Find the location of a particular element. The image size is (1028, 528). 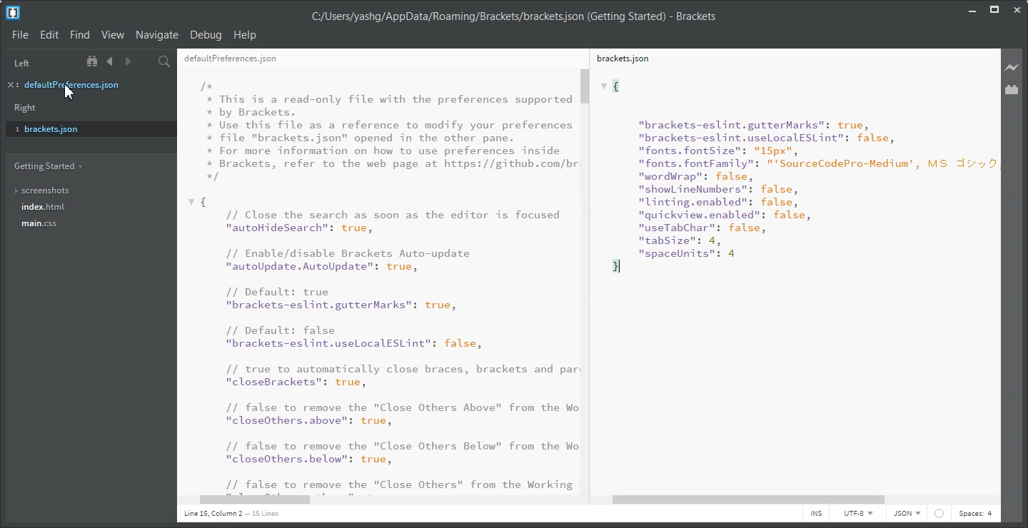

Horizontal Scroll Bar is located at coordinates (376, 500).